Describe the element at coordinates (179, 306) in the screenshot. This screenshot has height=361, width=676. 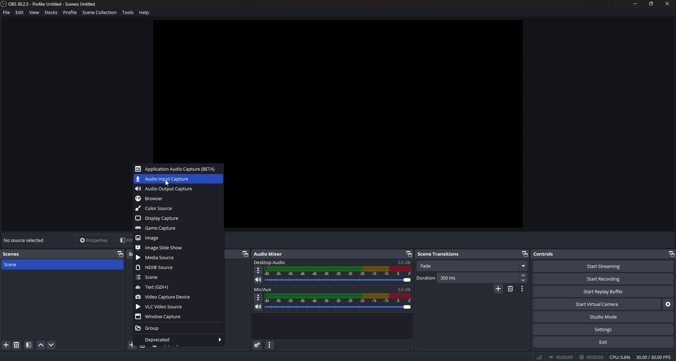
I see `vlc video source` at that location.